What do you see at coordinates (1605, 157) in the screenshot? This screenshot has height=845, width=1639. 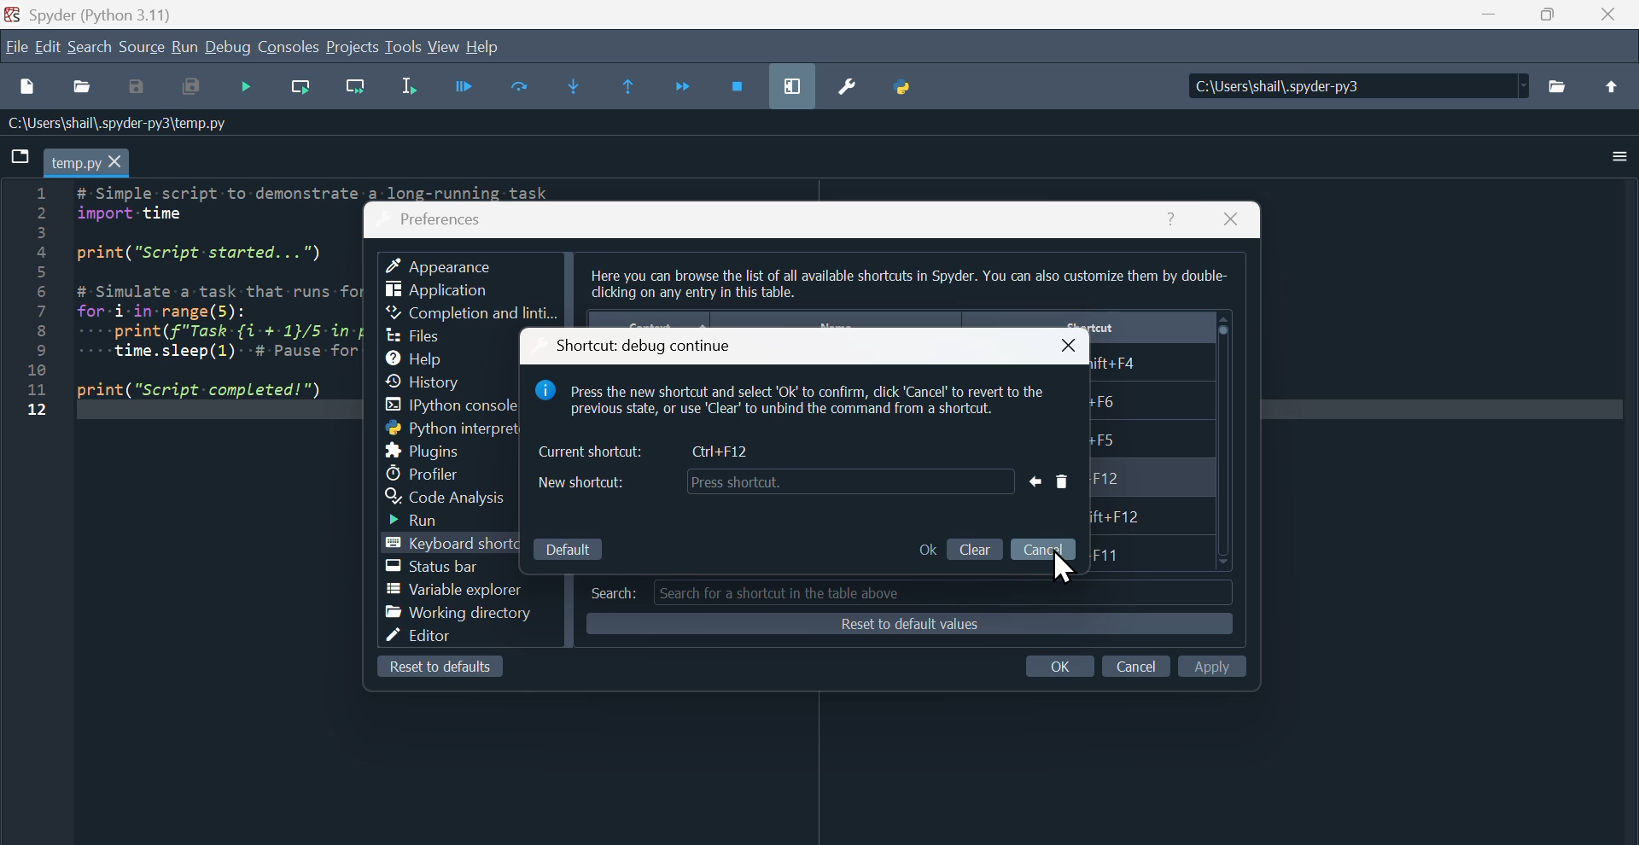 I see `More options` at bounding box center [1605, 157].